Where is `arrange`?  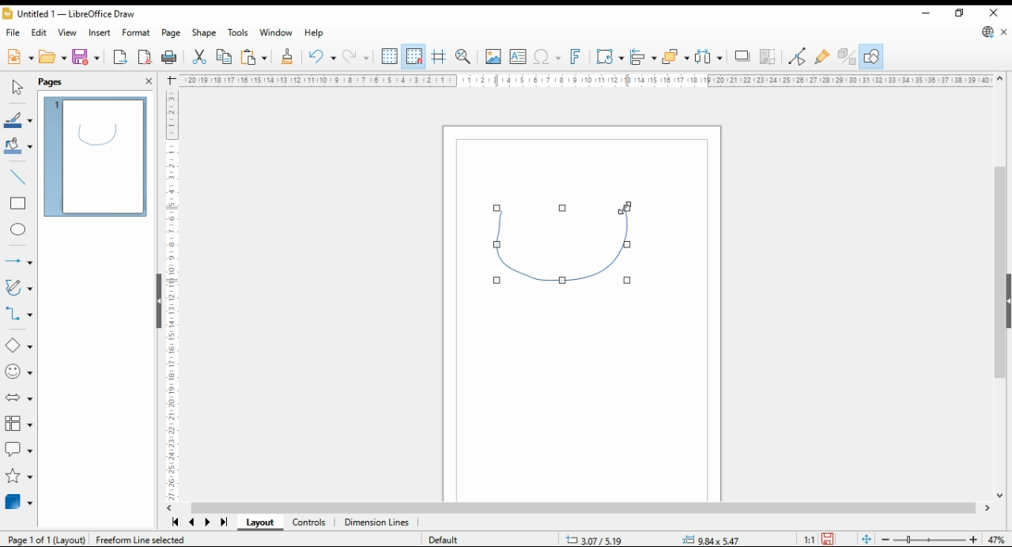
arrange is located at coordinates (675, 56).